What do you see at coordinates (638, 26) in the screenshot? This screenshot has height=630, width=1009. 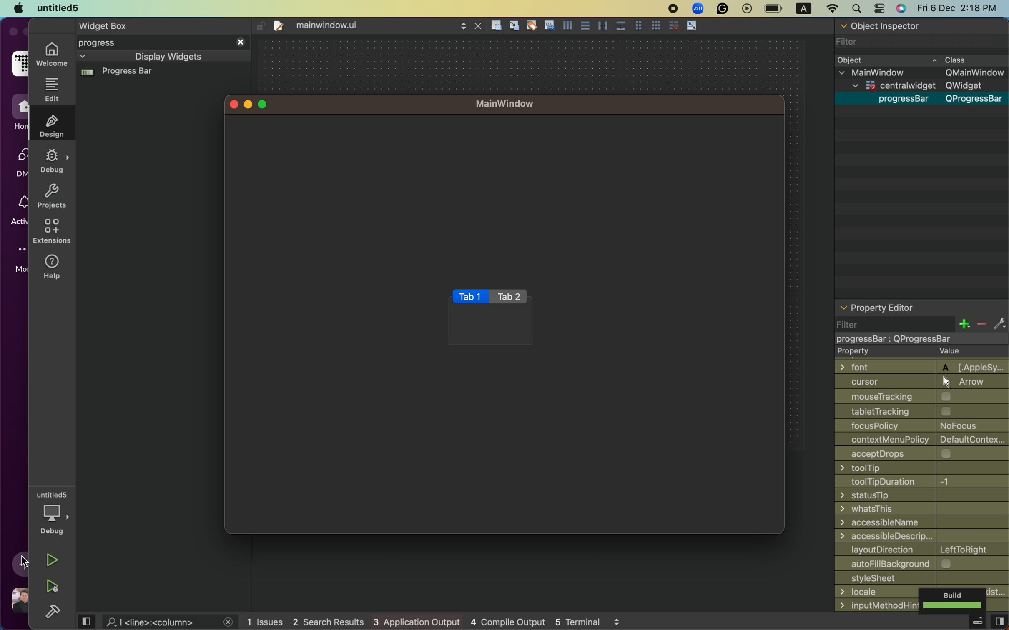 I see `grid view medium` at bounding box center [638, 26].